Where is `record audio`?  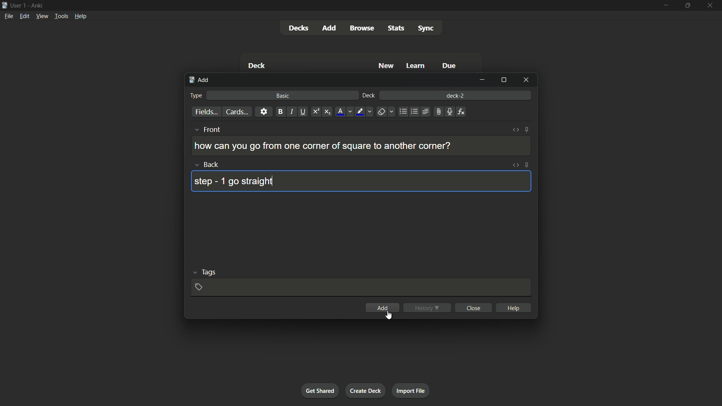
record audio is located at coordinates (449, 112).